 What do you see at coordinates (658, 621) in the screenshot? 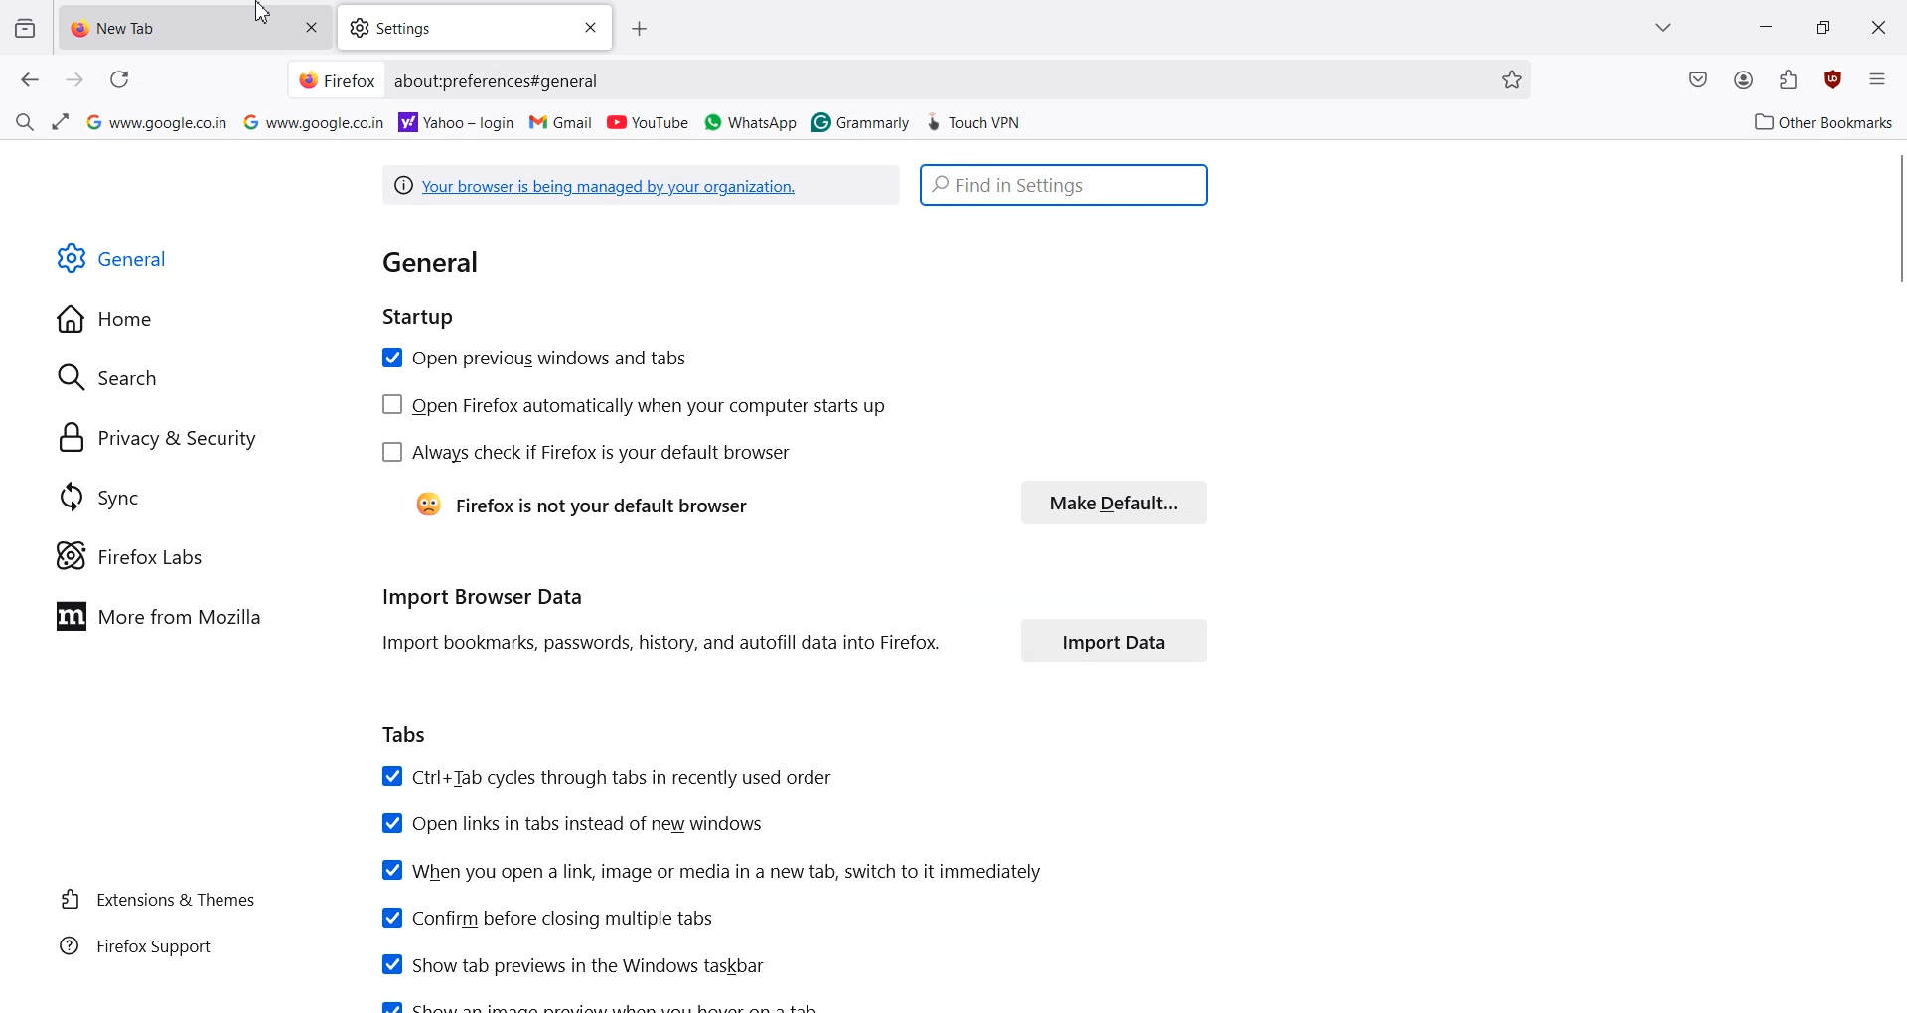
I see `Import Browser Data` at bounding box center [658, 621].